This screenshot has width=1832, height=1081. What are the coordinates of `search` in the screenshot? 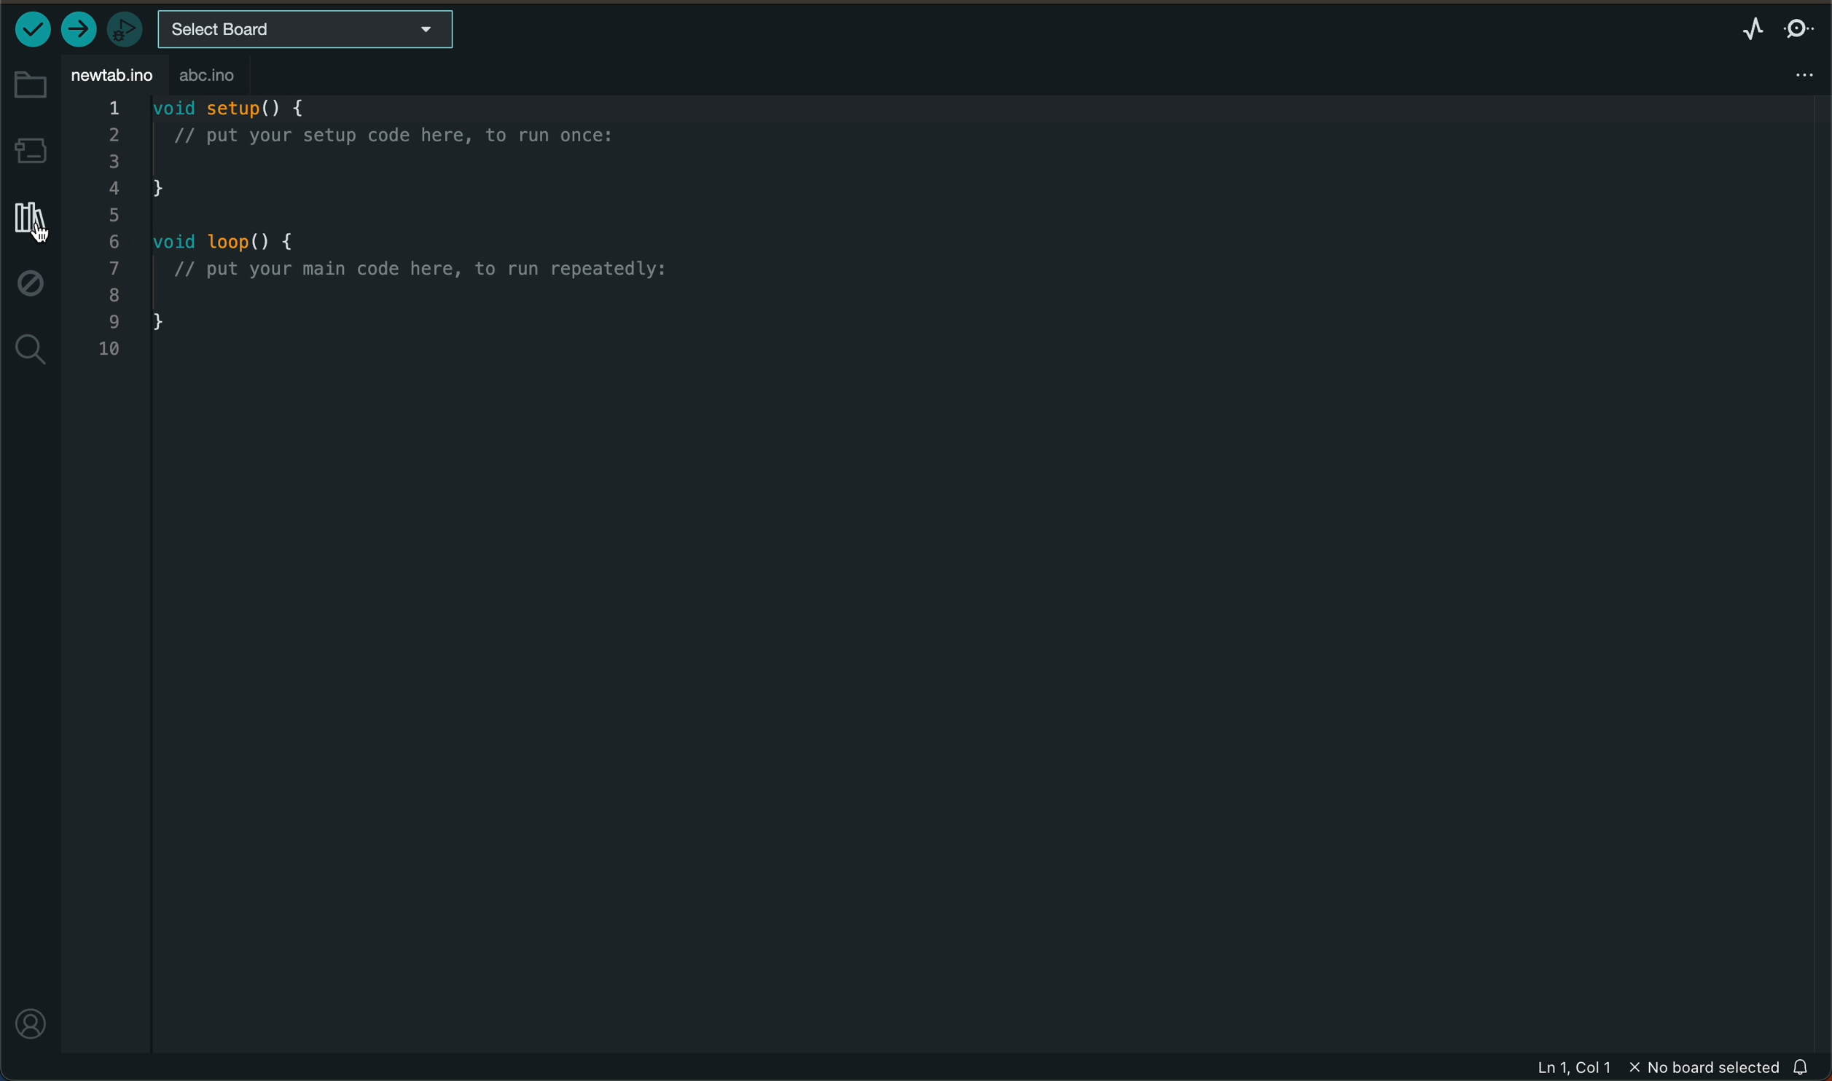 It's located at (31, 351).